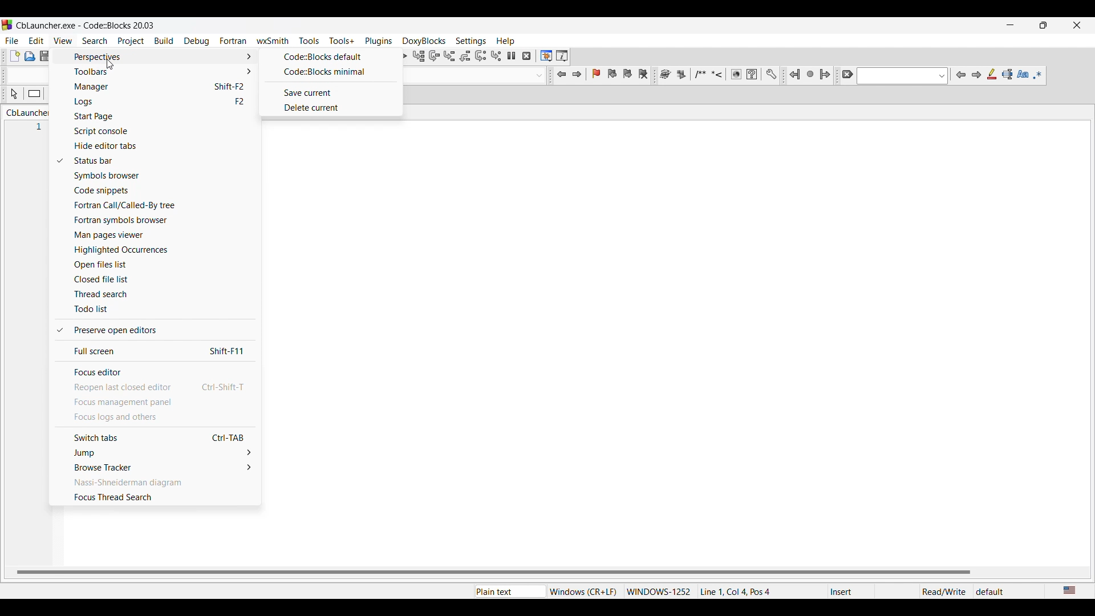 The width and height of the screenshot is (1095, 616). What do you see at coordinates (718, 74) in the screenshot?
I see `More tool options` at bounding box center [718, 74].